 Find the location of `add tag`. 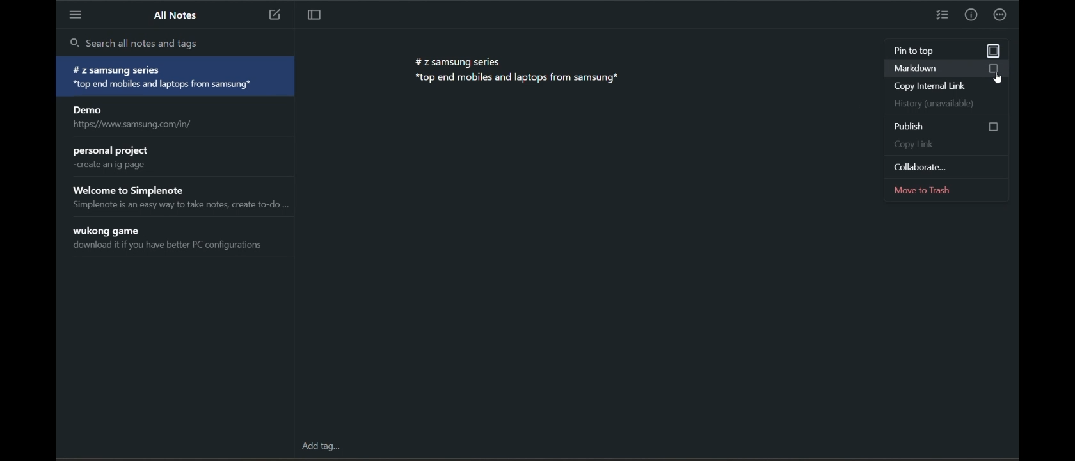

add tag is located at coordinates (326, 446).